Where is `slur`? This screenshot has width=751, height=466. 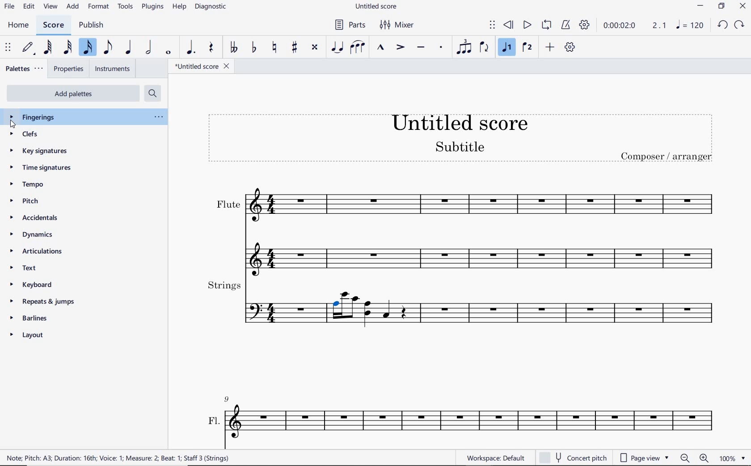 slur is located at coordinates (357, 48).